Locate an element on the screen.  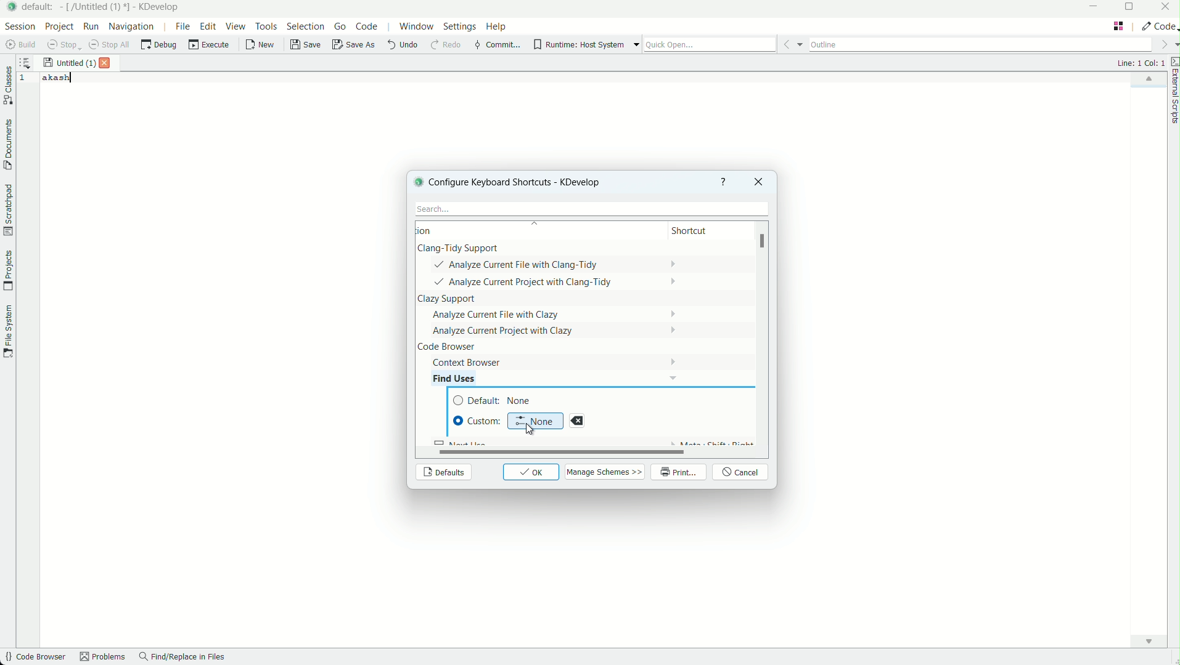
close app is located at coordinates (1166, 8).